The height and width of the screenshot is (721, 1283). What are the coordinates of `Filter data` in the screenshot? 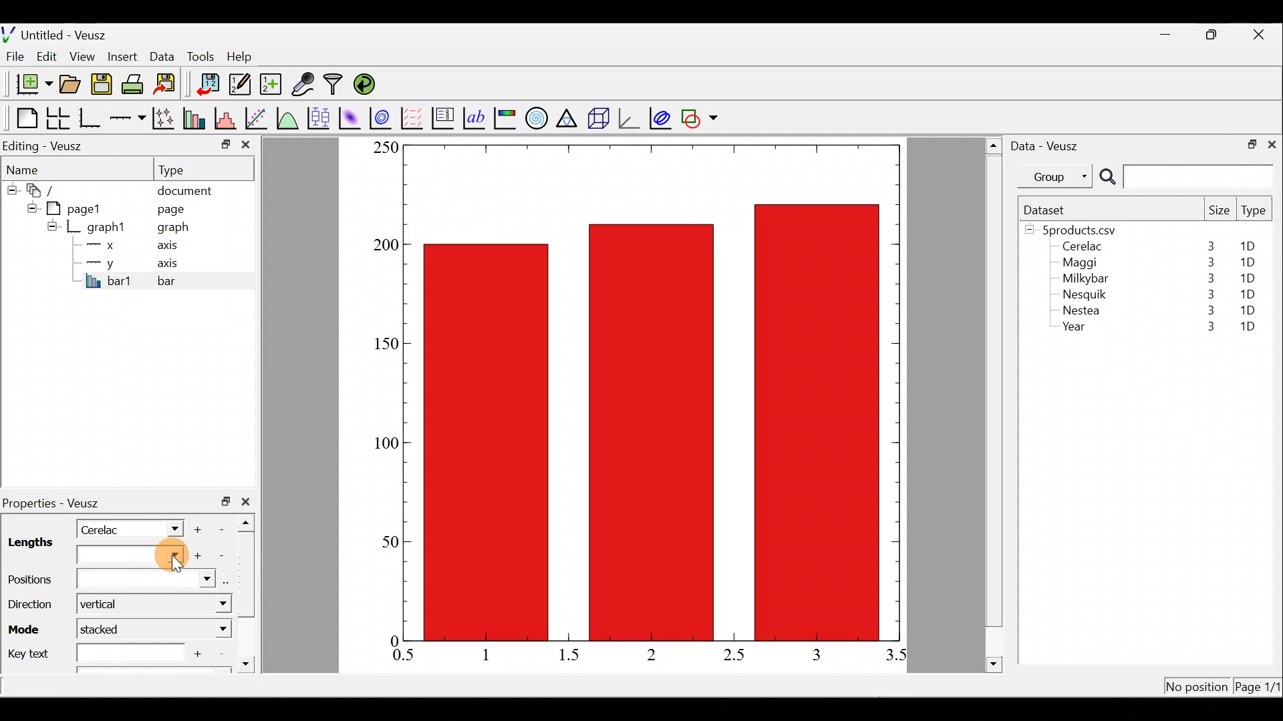 It's located at (335, 85).